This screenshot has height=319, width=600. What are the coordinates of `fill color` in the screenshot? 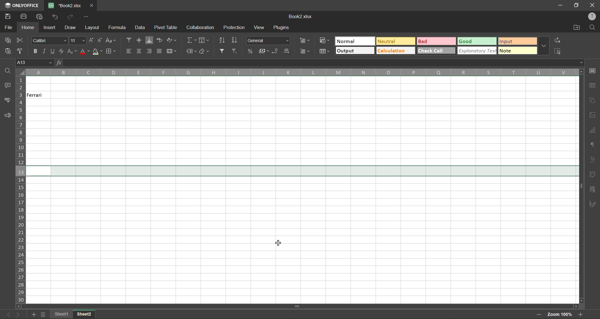 It's located at (97, 52).